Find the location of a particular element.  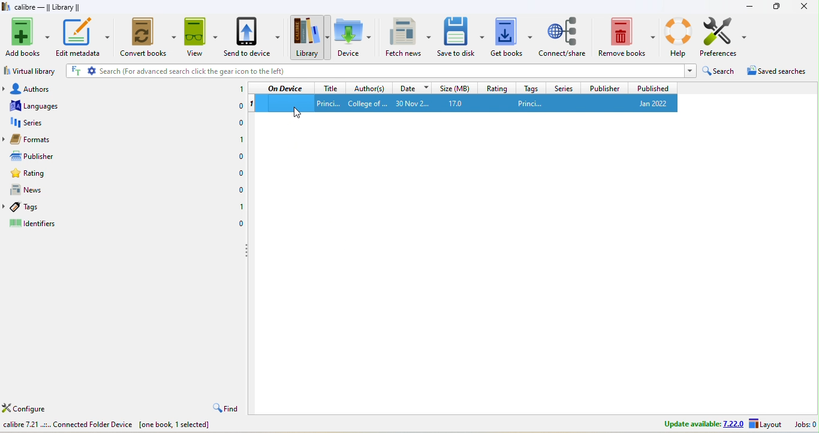

formats is located at coordinates (37, 139).